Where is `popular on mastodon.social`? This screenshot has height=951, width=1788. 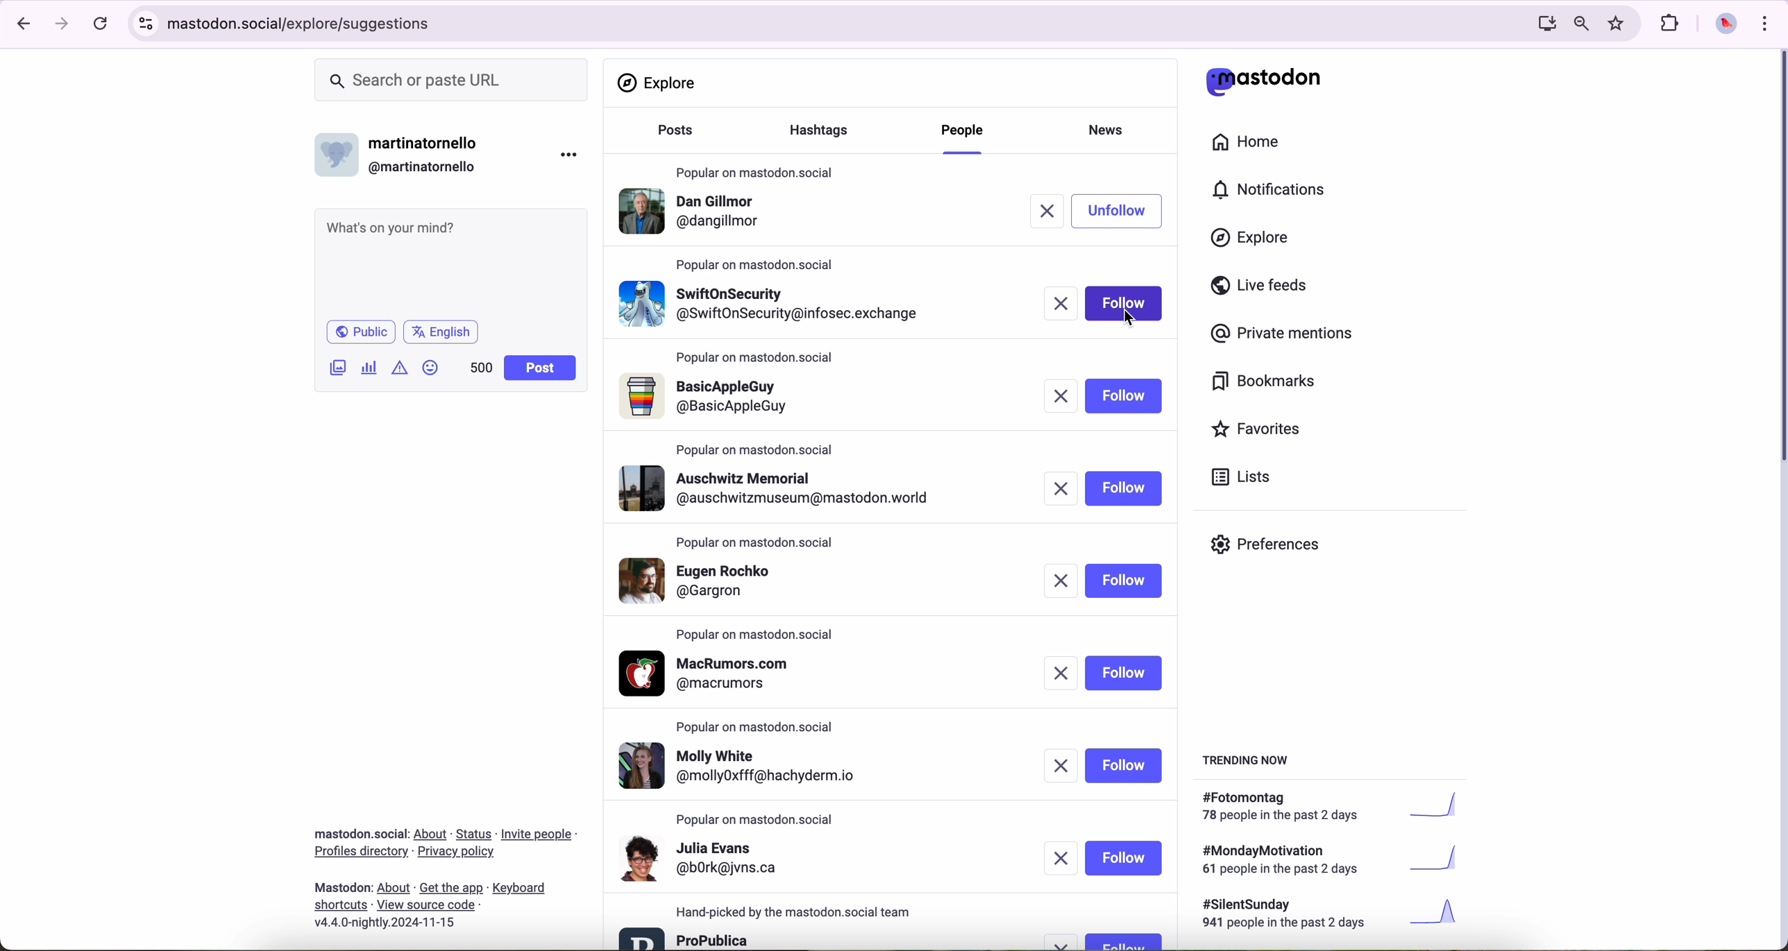
popular on mastodon.social is located at coordinates (757, 359).